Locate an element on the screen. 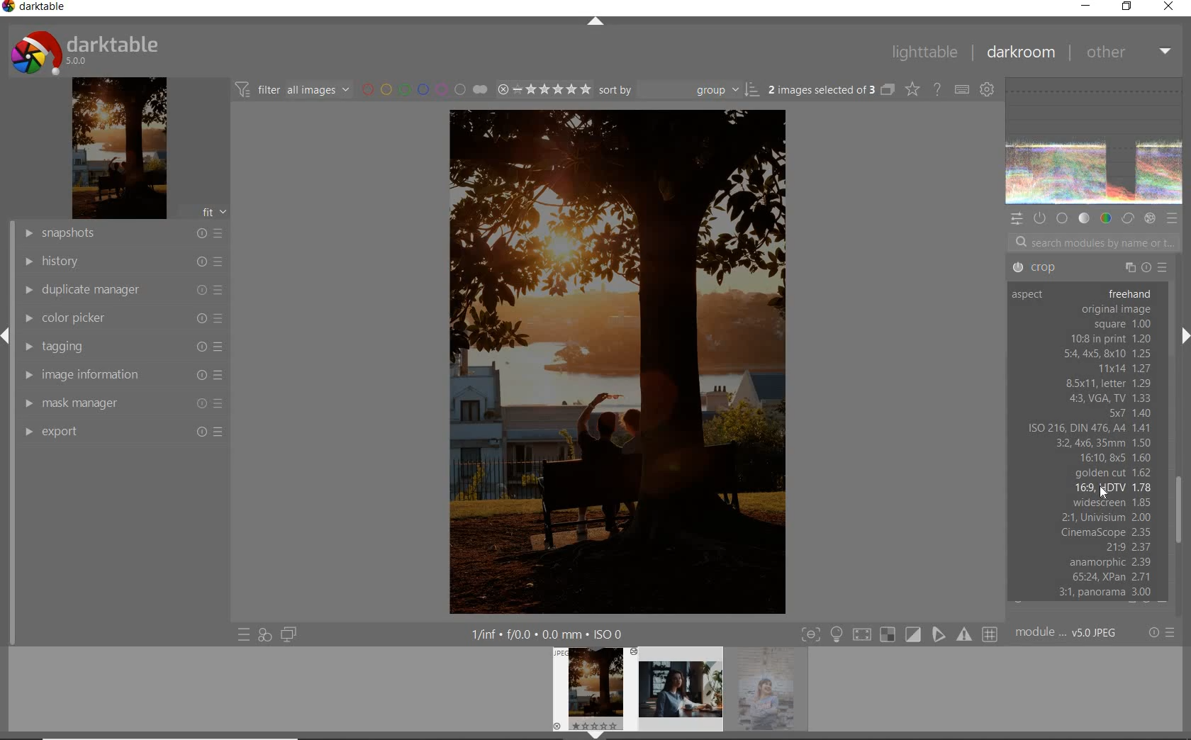 The image size is (1191, 740). image preview is located at coordinates (772, 693).